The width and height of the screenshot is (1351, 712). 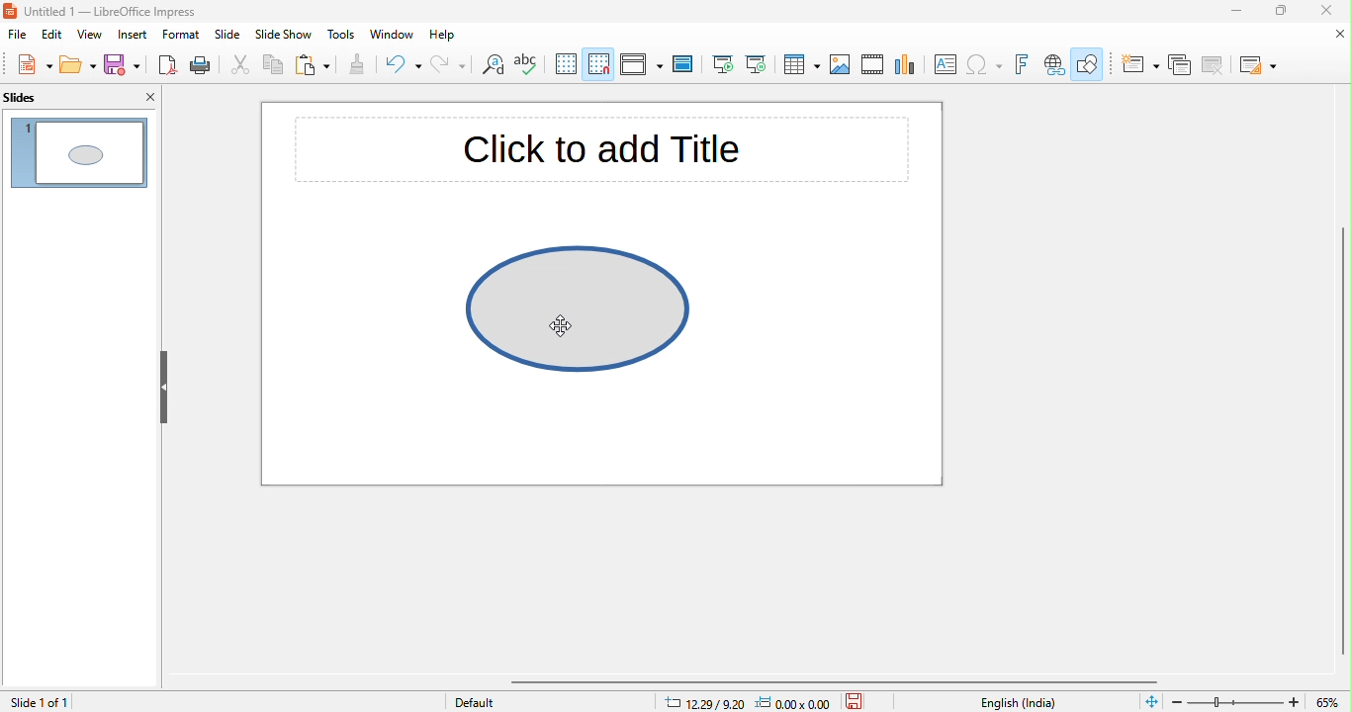 I want to click on text language, so click(x=1021, y=702).